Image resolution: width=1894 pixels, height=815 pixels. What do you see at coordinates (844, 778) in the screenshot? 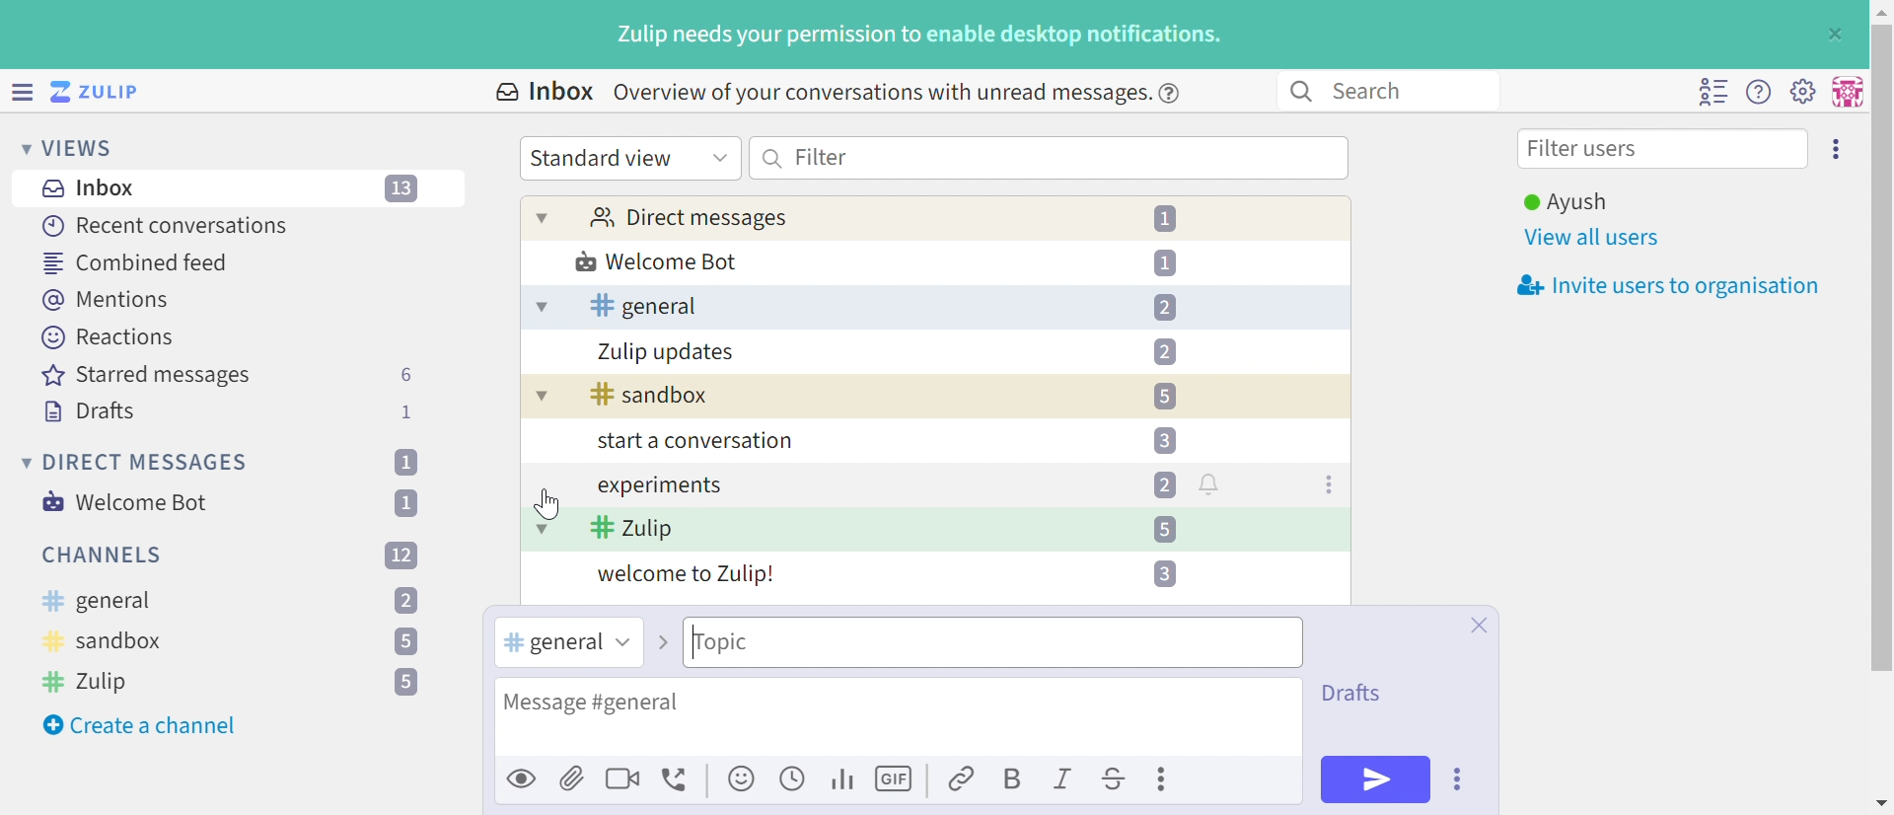
I see `Polls` at bounding box center [844, 778].